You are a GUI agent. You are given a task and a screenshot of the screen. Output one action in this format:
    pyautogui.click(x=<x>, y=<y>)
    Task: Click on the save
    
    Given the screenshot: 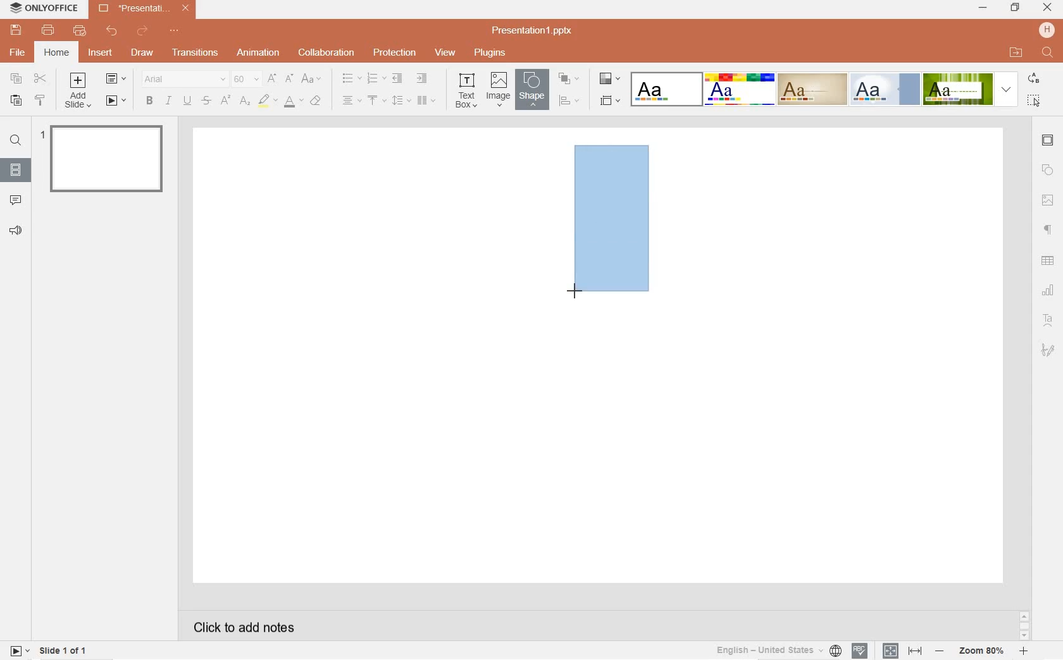 What is the action you would take?
    pyautogui.click(x=16, y=30)
    